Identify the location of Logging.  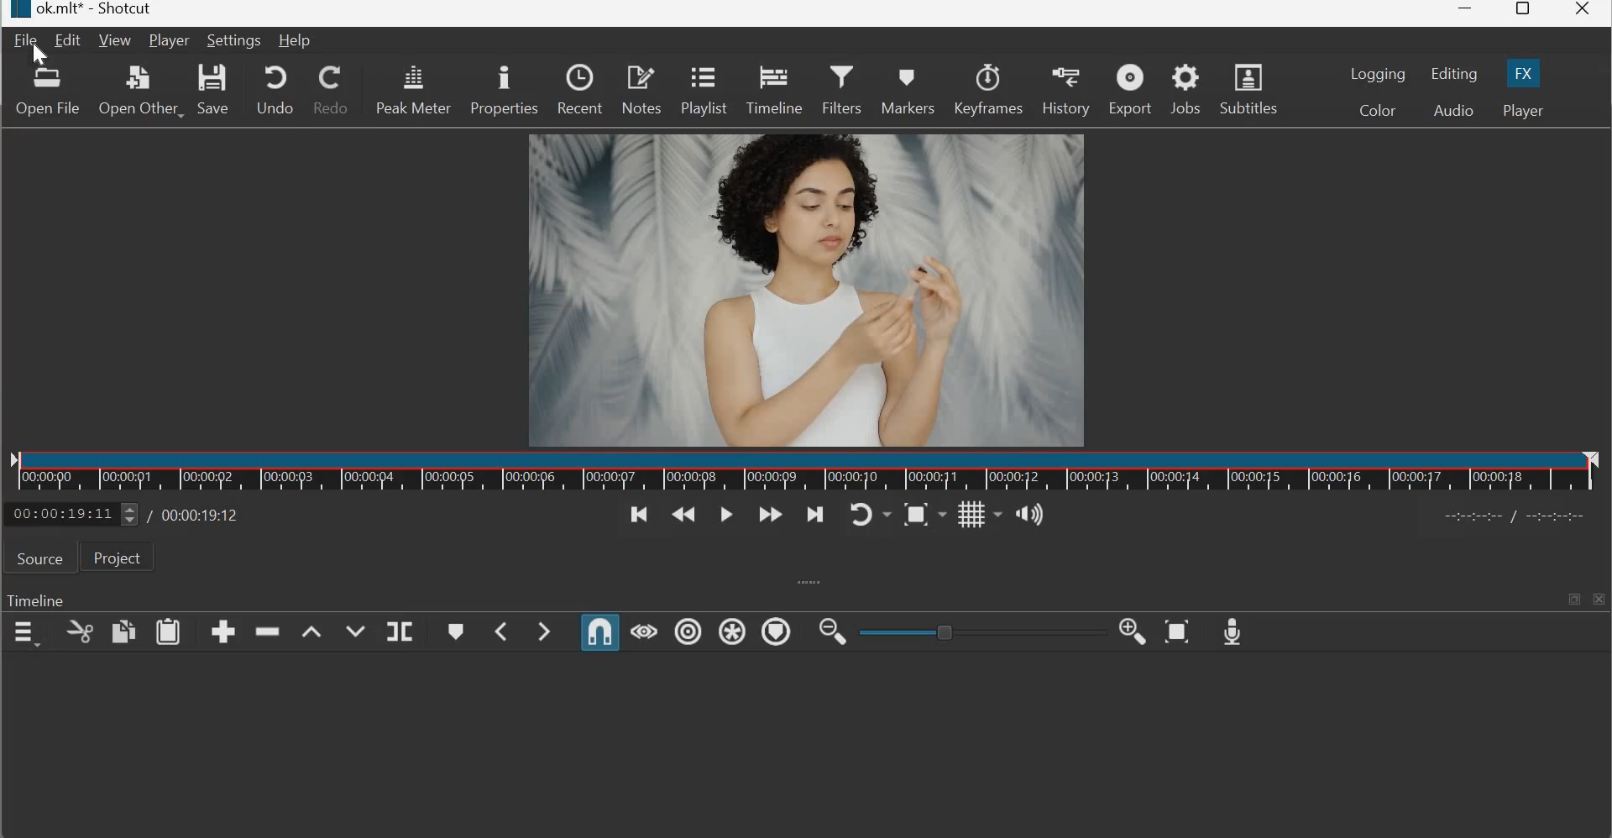
(1379, 73).